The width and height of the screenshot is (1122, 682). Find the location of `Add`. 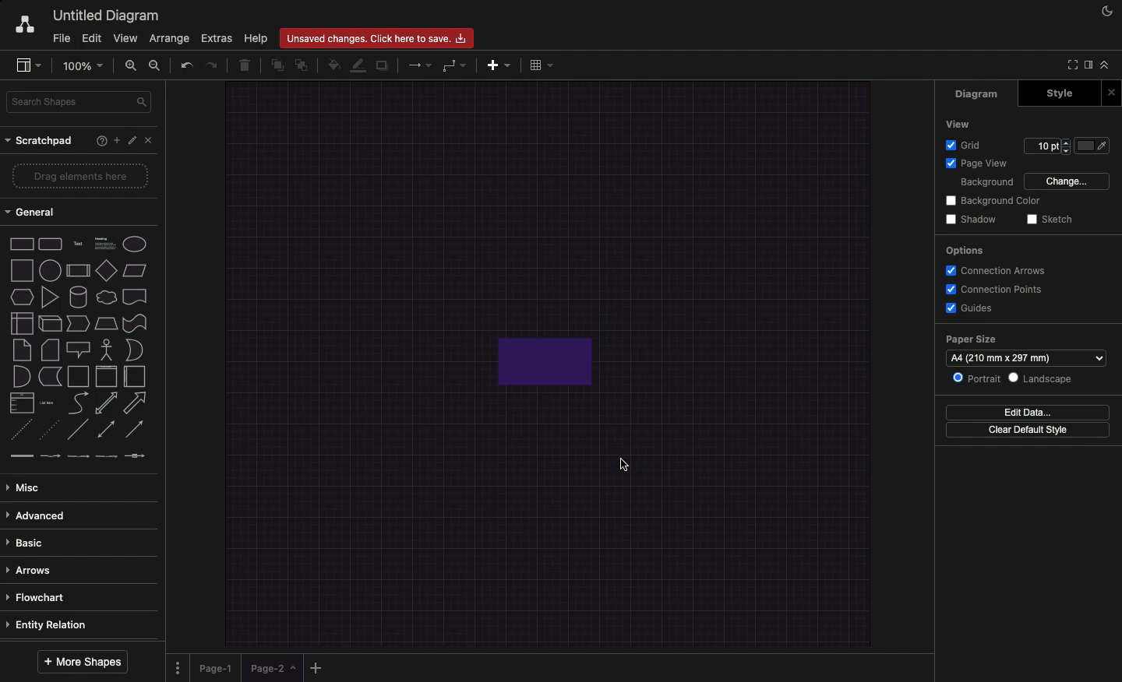

Add is located at coordinates (114, 140).